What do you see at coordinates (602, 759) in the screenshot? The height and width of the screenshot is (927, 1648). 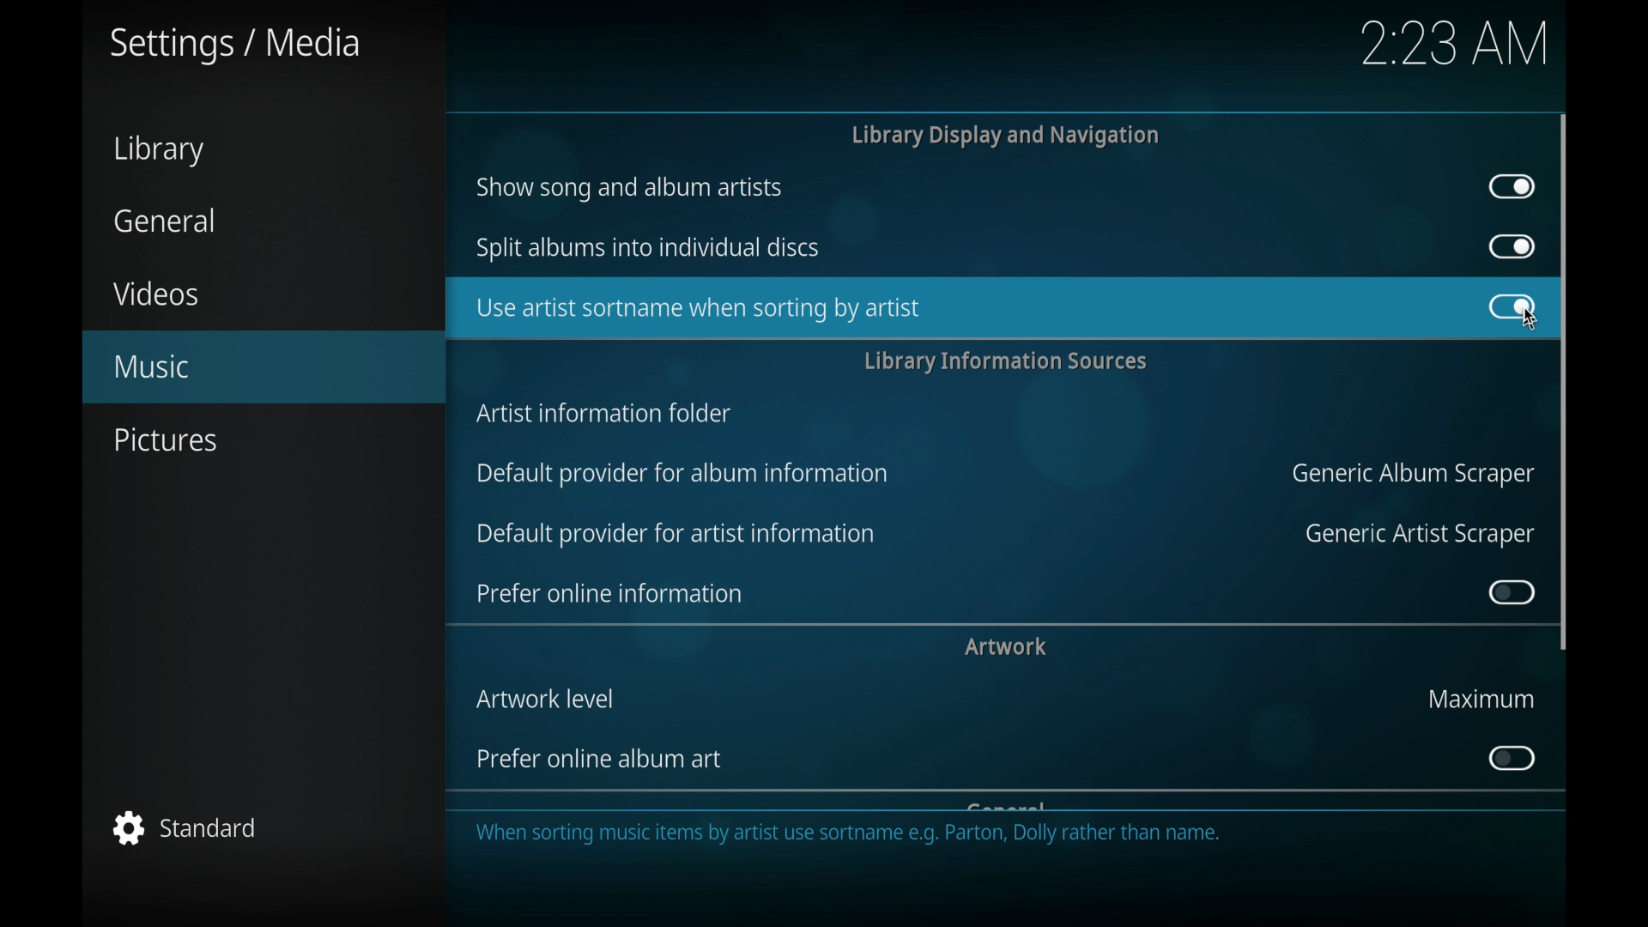 I see `prefer online album art` at bounding box center [602, 759].